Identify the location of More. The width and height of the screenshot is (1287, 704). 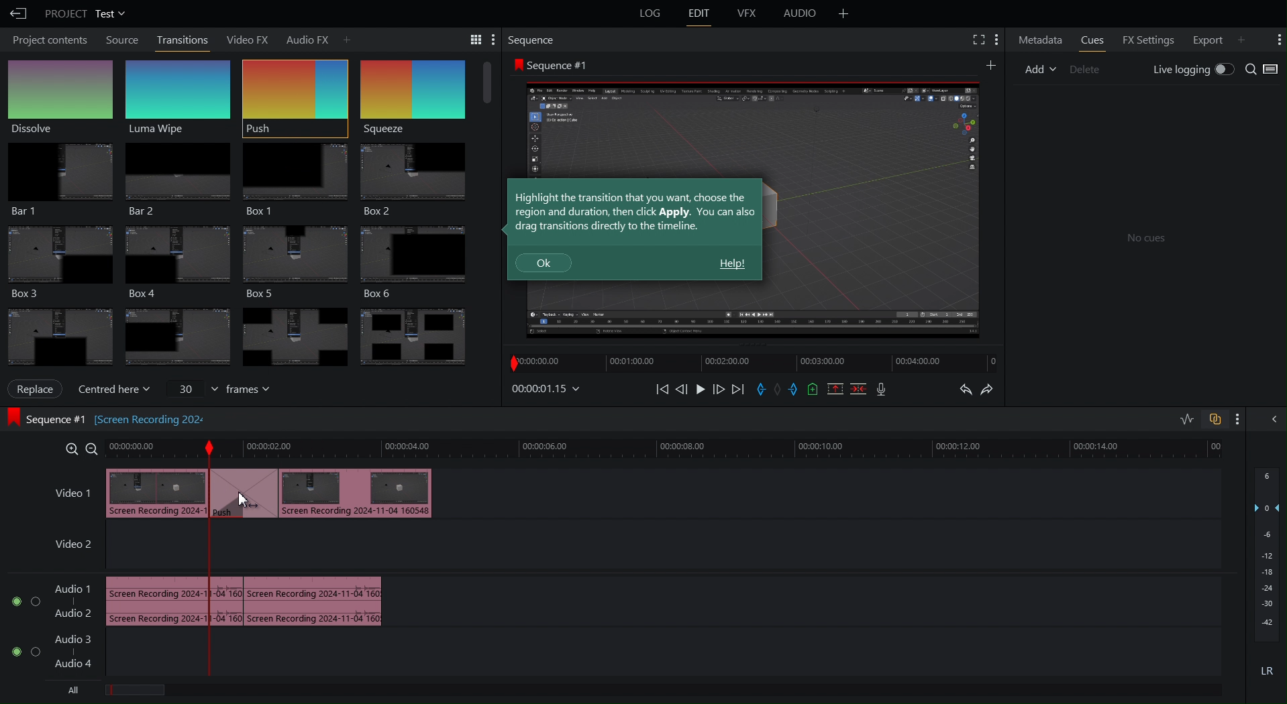
(1278, 38).